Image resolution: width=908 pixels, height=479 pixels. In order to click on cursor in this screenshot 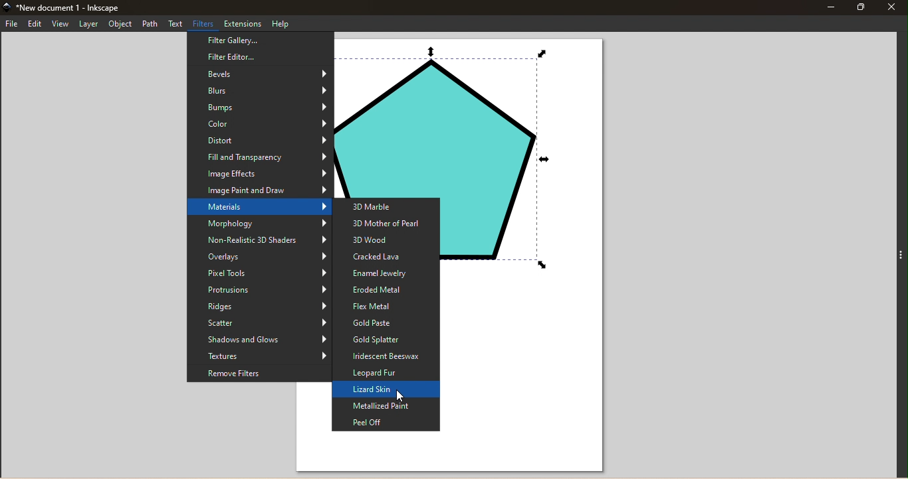, I will do `click(401, 396)`.